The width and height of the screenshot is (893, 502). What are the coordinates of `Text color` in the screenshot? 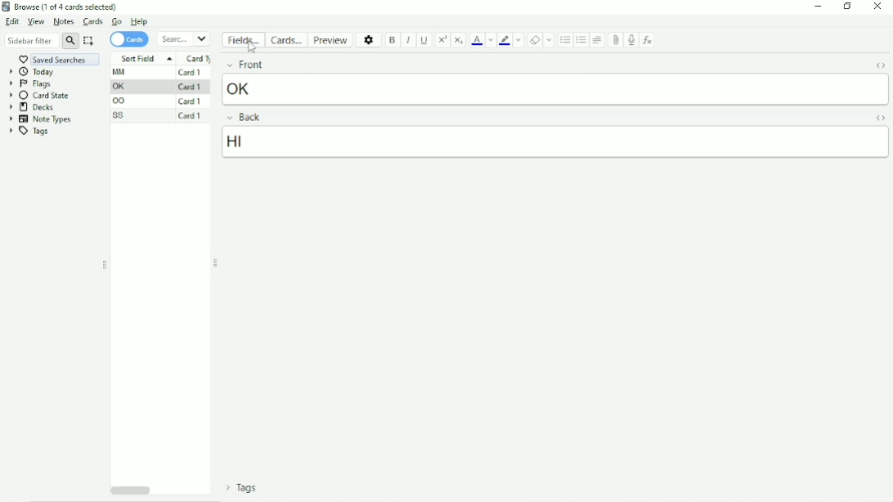 It's located at (478, 40).